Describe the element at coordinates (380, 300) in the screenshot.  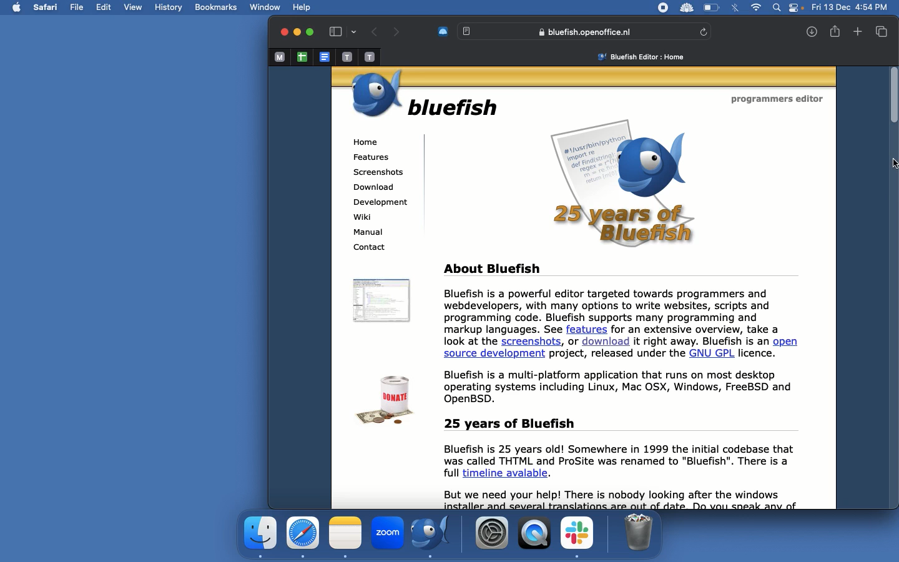
I see `Icon` at that location.